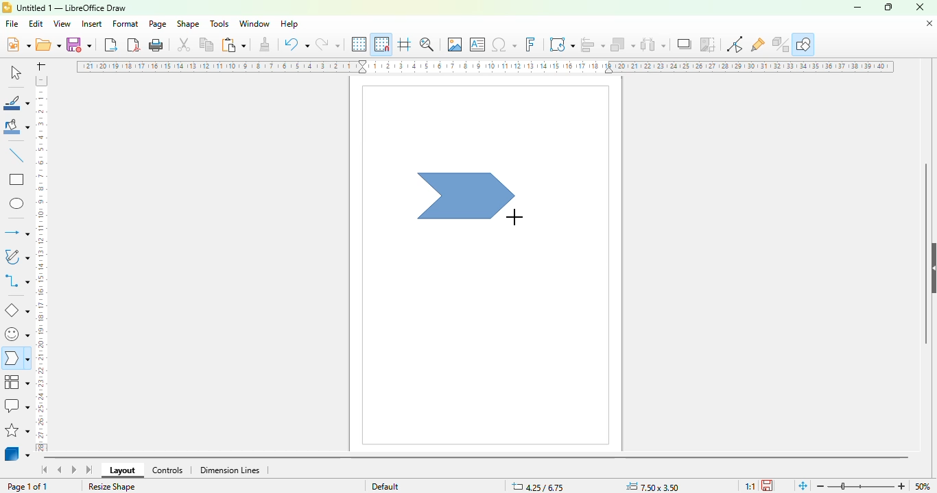 The height and width of the screenshot is (493, 937). Describe the element at coordinates (821, 486) in the screenshot. I see `zoom out` at that location.